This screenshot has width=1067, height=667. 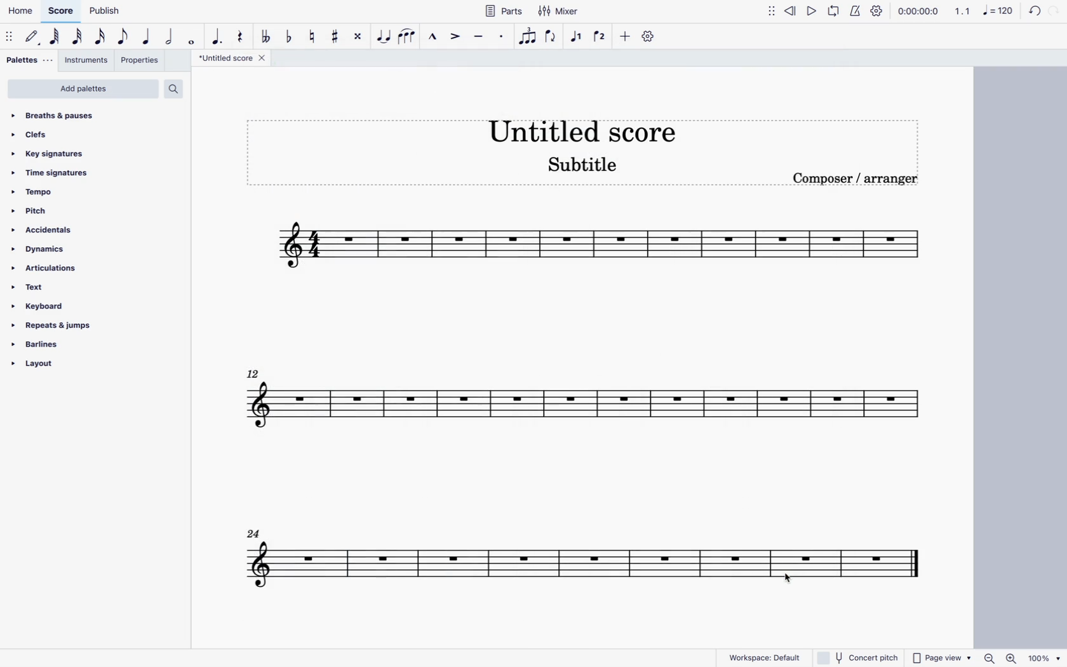 I want to click on Setting, so click(x=882, y=11).